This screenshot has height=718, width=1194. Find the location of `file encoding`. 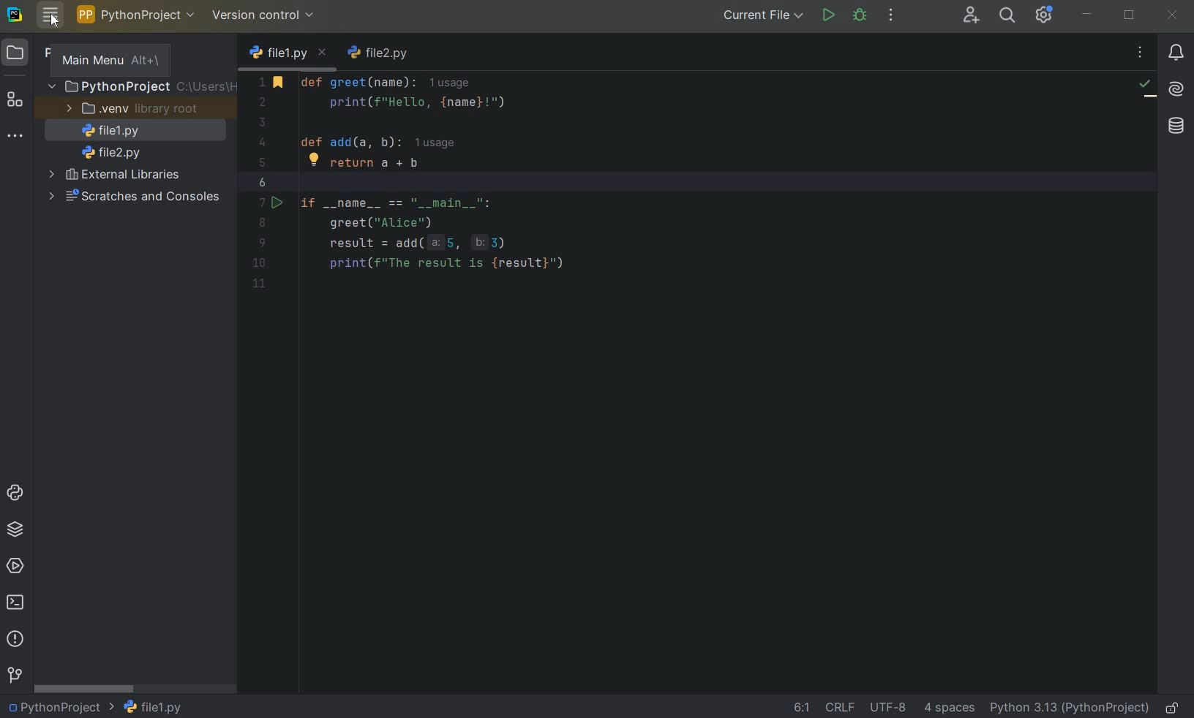

file encoding is located at coordinates (889, 706).